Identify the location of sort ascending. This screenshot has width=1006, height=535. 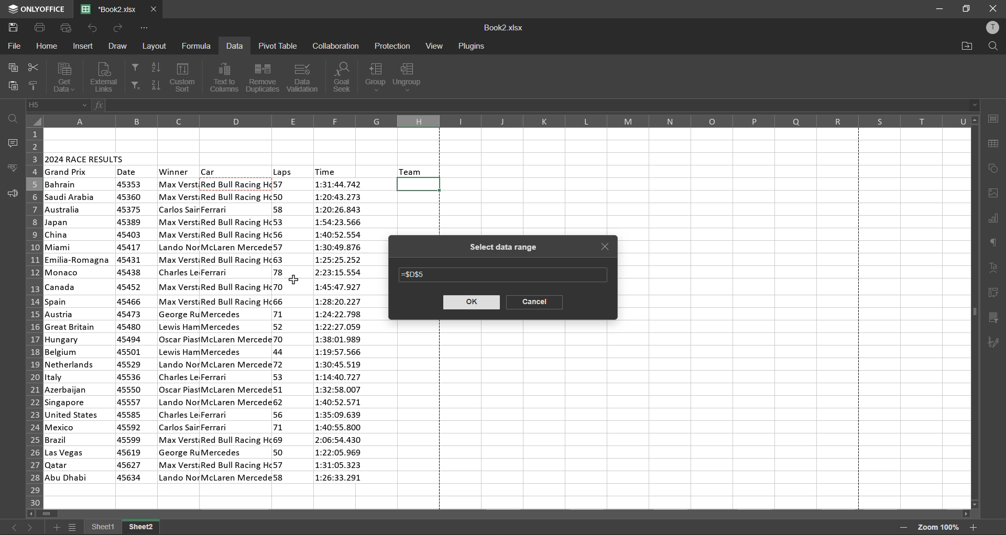
(155, 69).